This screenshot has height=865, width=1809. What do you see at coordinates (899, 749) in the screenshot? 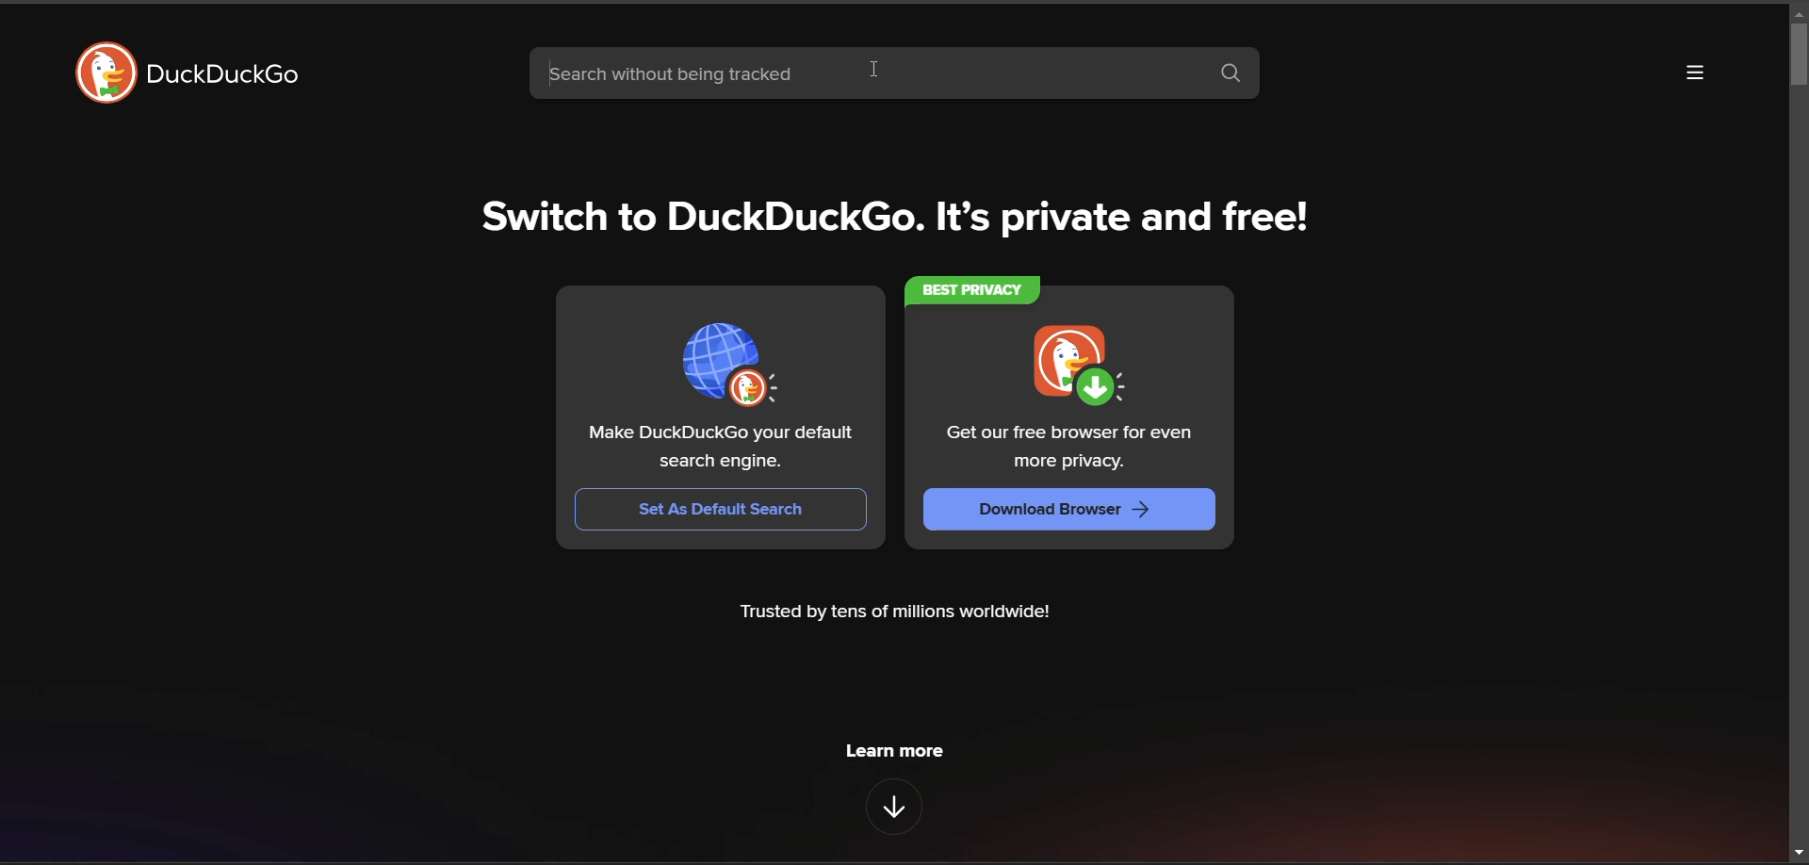
I see `learn more` at bounding box center [899, 749].